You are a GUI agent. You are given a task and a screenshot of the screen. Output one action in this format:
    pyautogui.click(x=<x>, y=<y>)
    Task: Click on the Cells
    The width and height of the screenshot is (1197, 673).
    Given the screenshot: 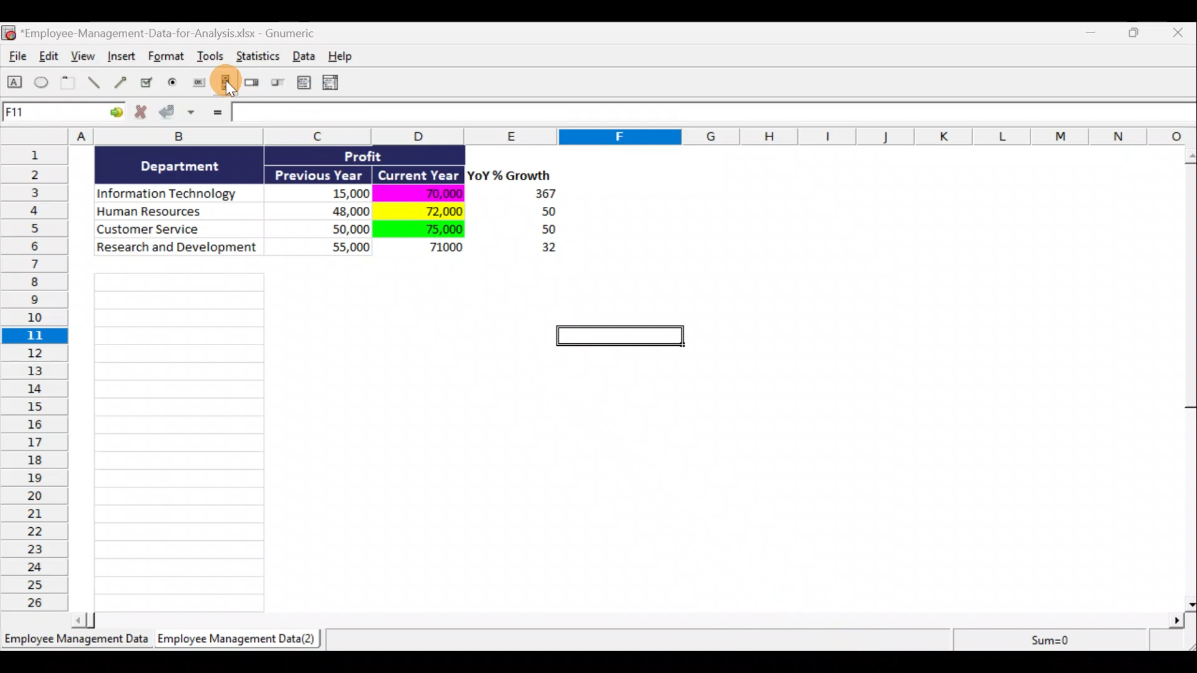 What is the action you would take?
    pyautogui.click(x=179, y=439)
    